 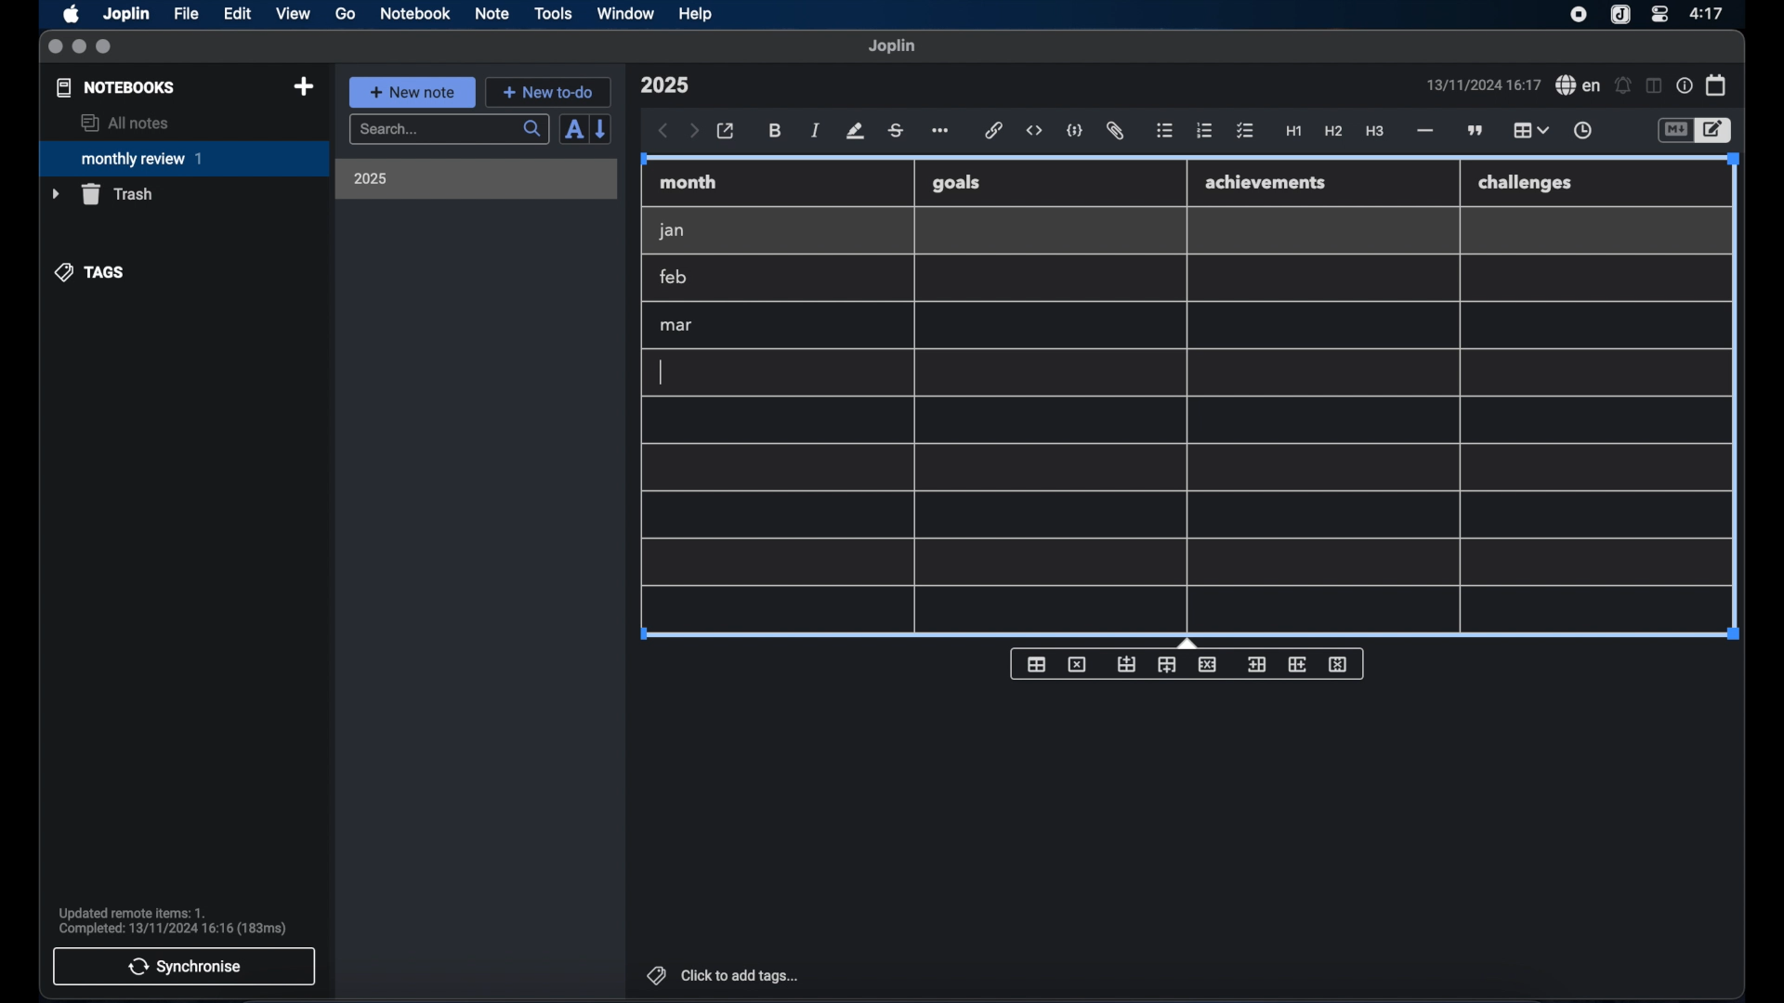 What do you see at coordinates (1209, 663) in the screenshot?
I see `delete row` at bounding box center [1209, 663].